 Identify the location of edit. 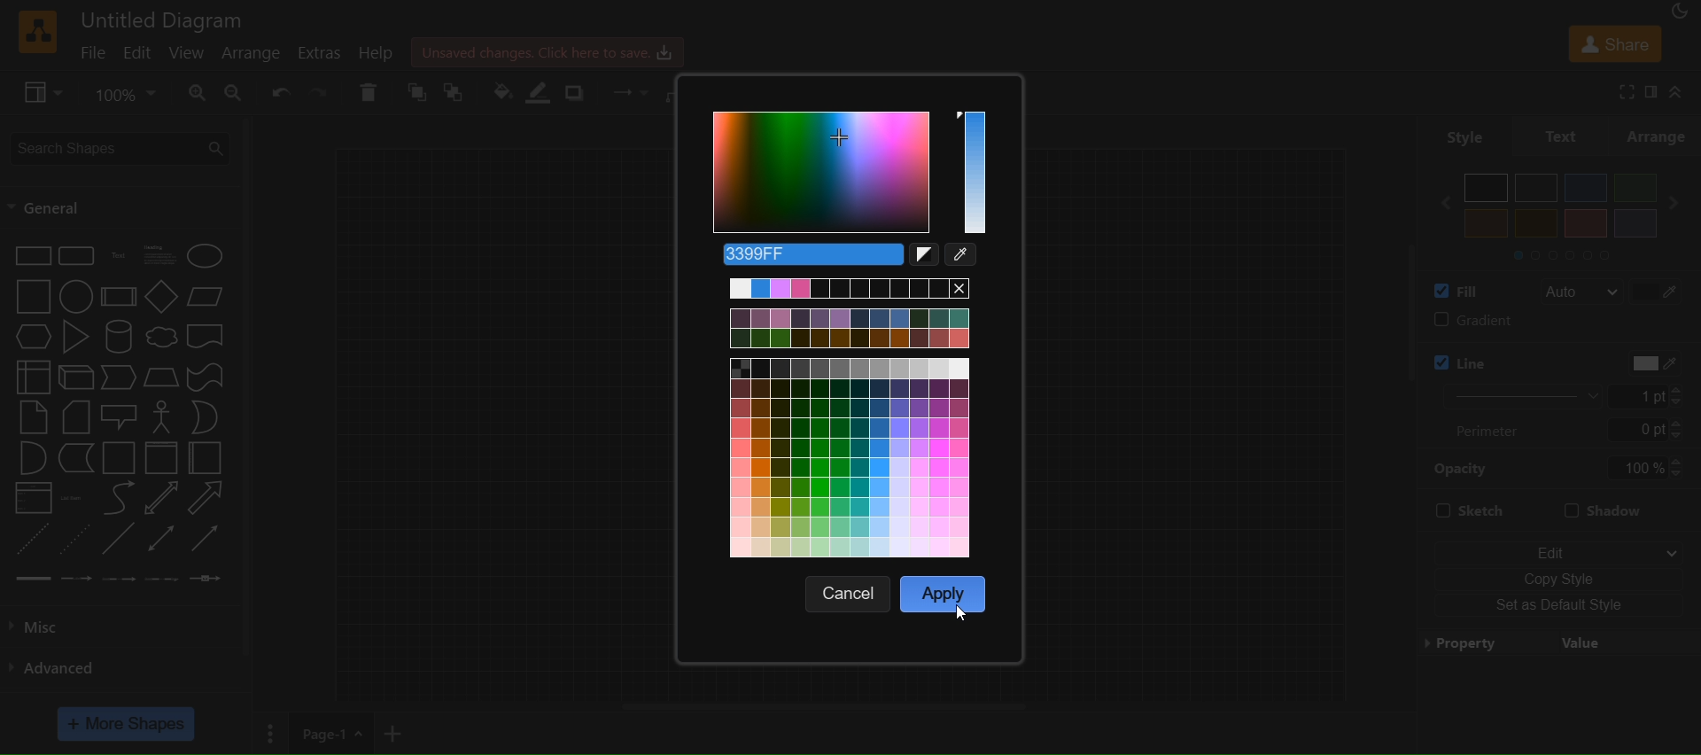
(139, 53).